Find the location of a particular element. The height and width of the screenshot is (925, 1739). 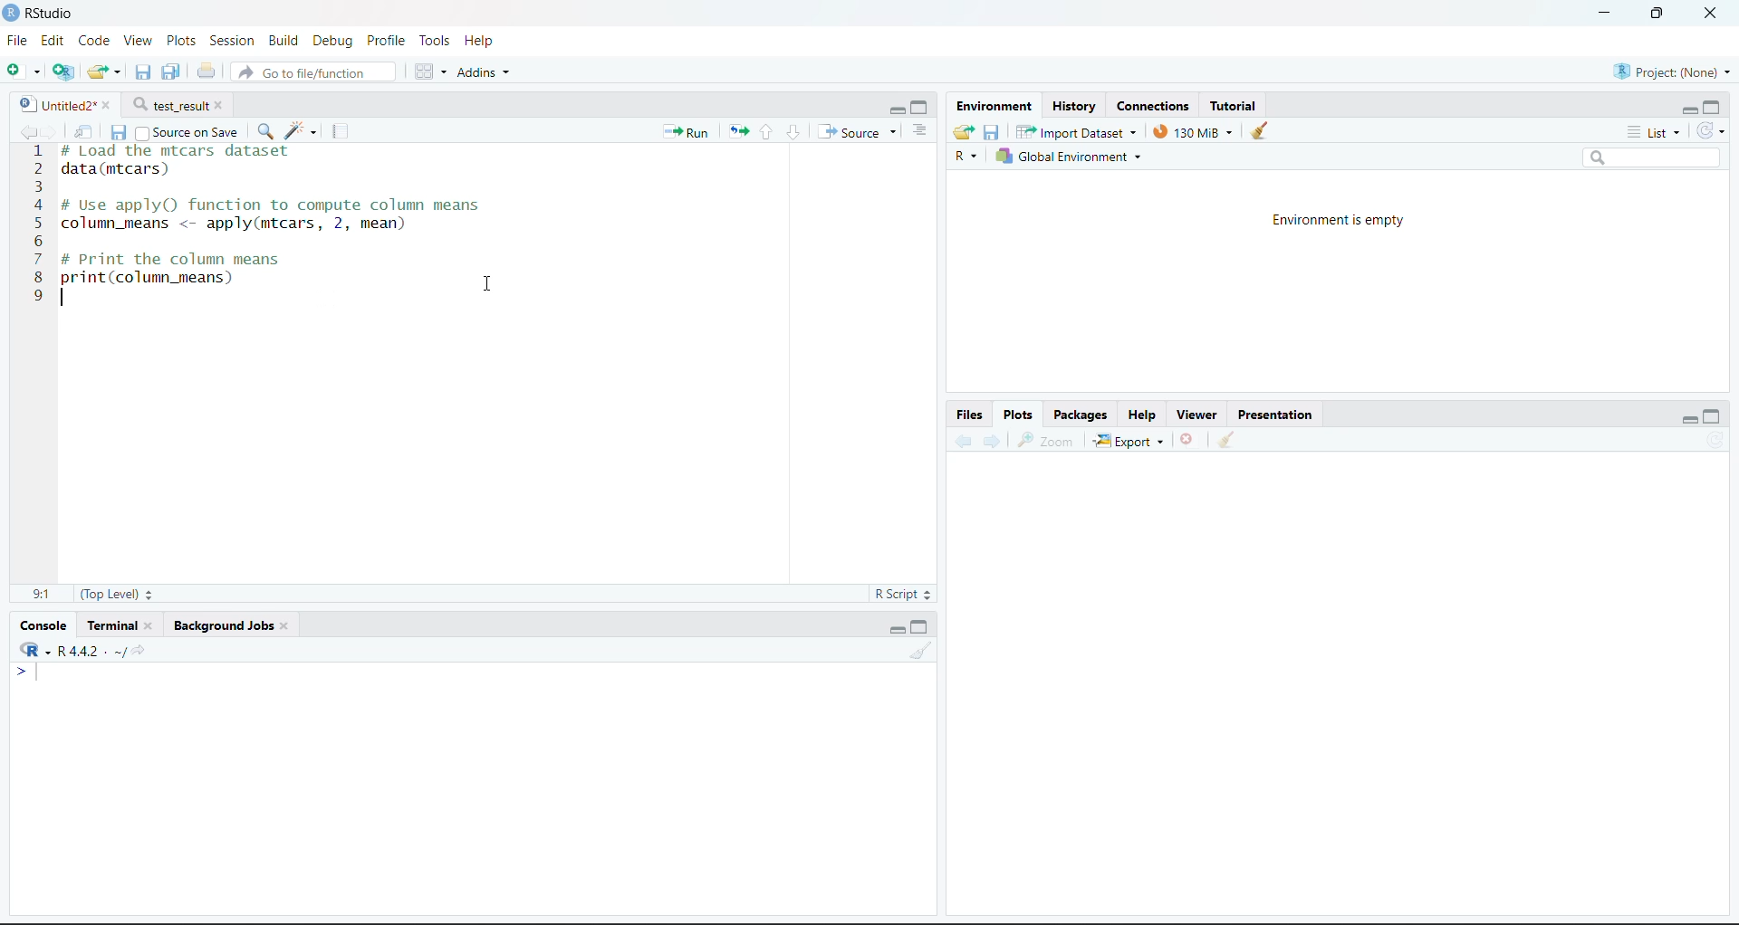

Go forward to the next source location (Ctrl + F10) is located at coordinates (56, 131).